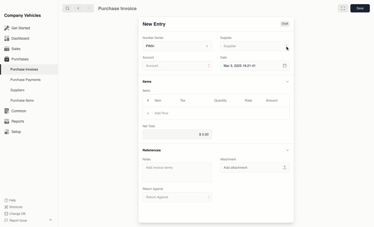 The width and height of the screenshot is (374, 227). What do you see at coordinates (20, 101) in the screenshot?
I see `Purchase items` at bounding box center [20, 101].